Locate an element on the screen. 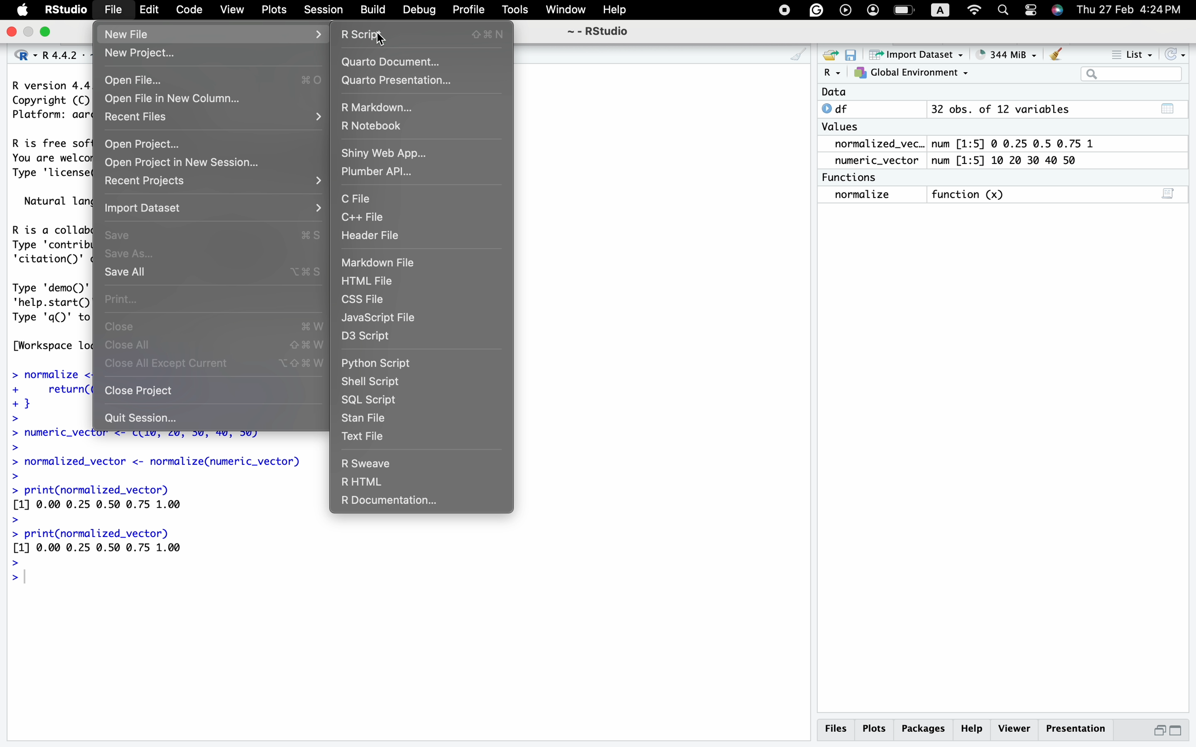 The image size is (1196, 747). > normalized_vector <- normalize(numeric_vector)
>

> print(normalized_vector)

[1] 0.00 0.25 0.50 @.75 1.00

>

> print(normalized_vector)

[1] 0.00 0.25 0.50 0.75 1.00 is located at coordinates (160, 505).